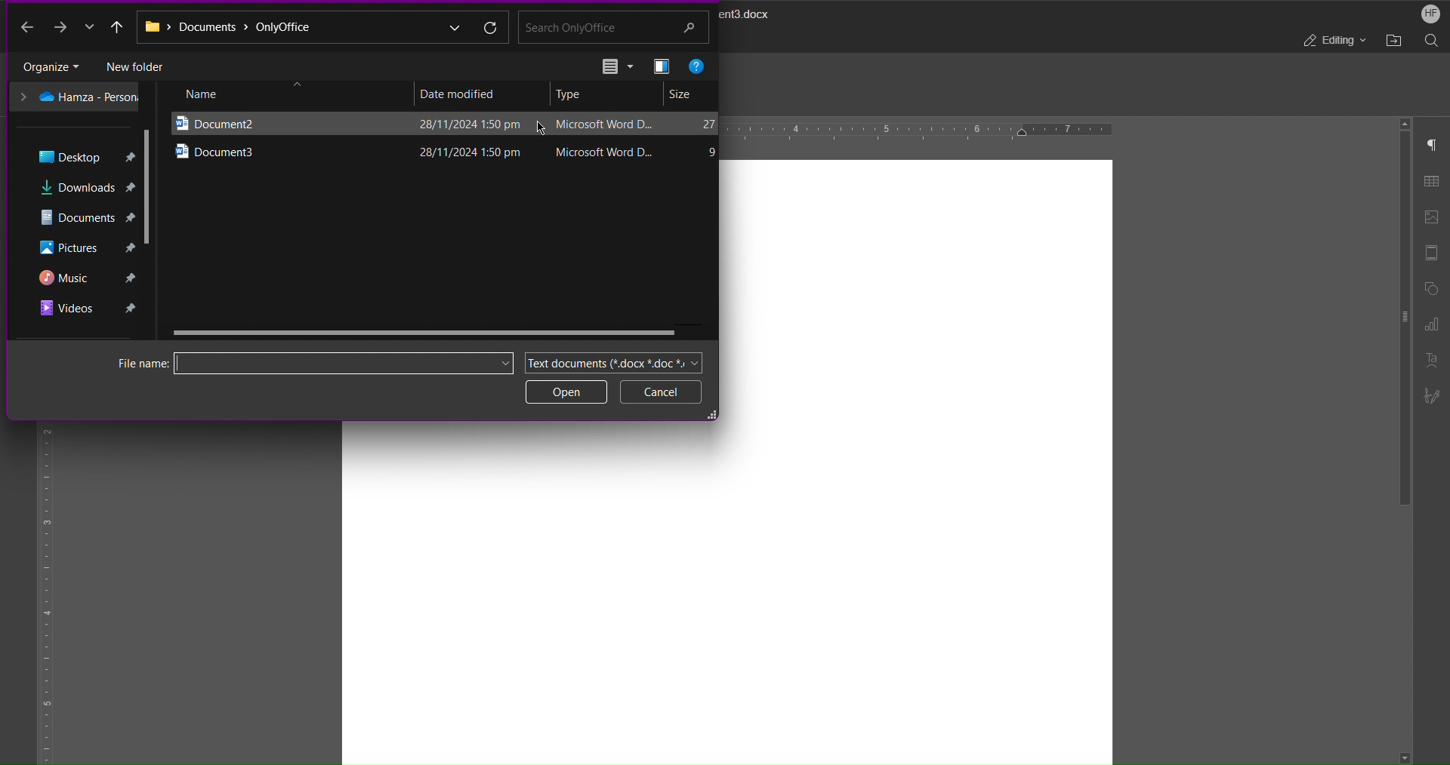 Image resolution: width=1450 pixels, height=765 pixels. What do you see at coordinates (609, 360) in the screenshot?
I see `Text documents (*.docx*.docx*.` at bounding box center [609, 360].